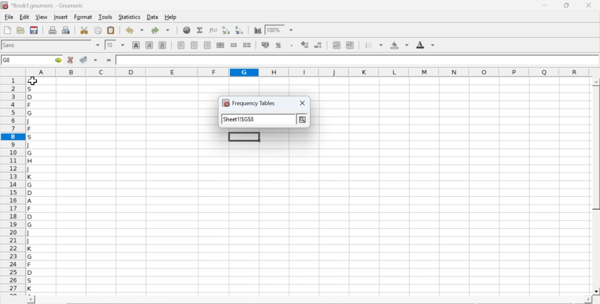 This screenshot has width=600, height=304. I want to click on background, so click(400, 45).